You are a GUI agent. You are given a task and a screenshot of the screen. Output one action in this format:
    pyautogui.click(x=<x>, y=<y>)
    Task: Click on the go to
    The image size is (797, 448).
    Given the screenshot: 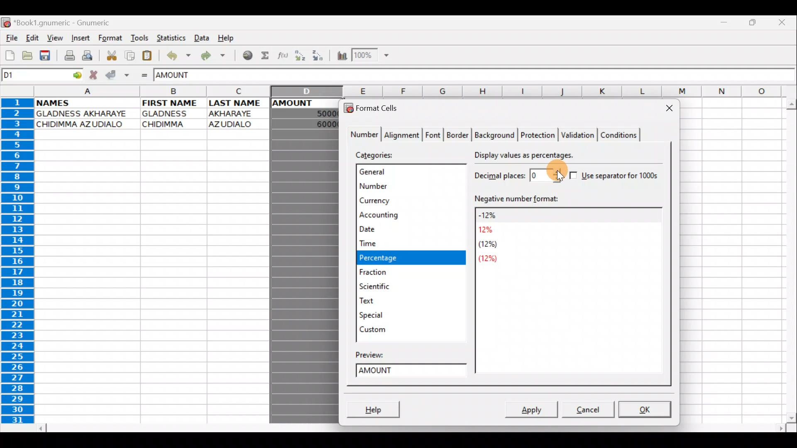 What is the action you would take?
    pyautogui.click(x=79, y=75)
    